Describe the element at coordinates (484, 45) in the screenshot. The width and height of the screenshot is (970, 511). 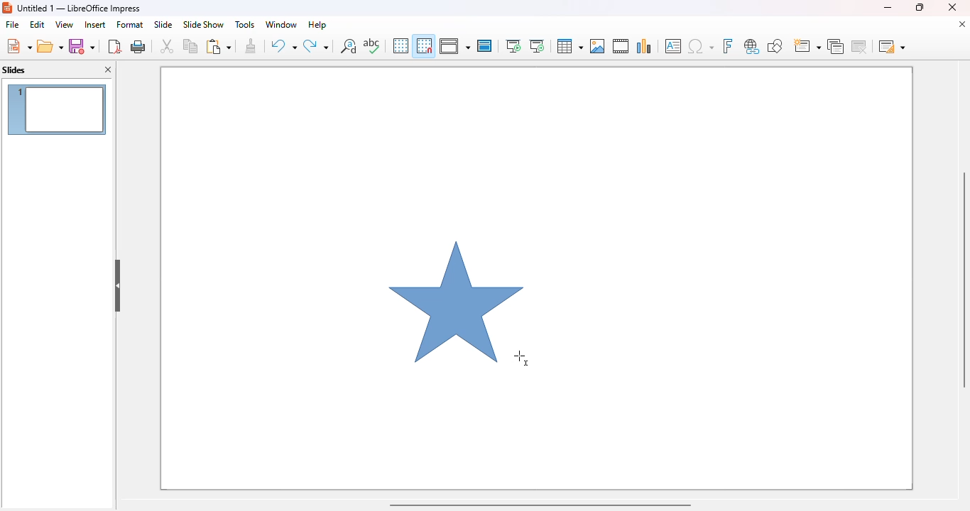
I see `master slide` at that location.